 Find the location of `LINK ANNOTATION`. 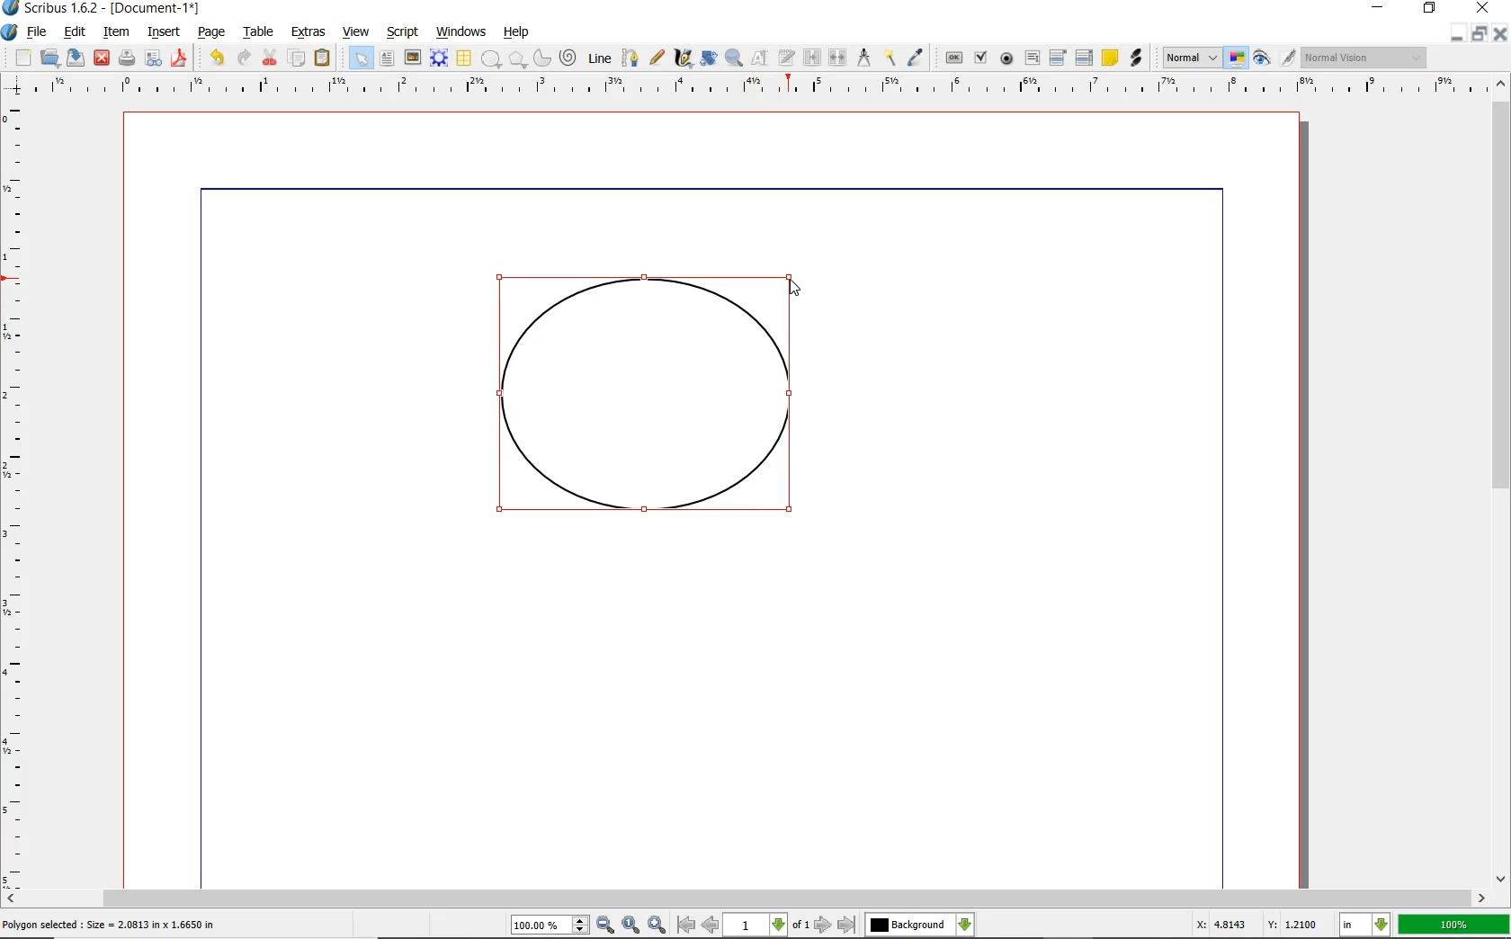

LINK ANNOTATION is located at coordinates (1137, 58).